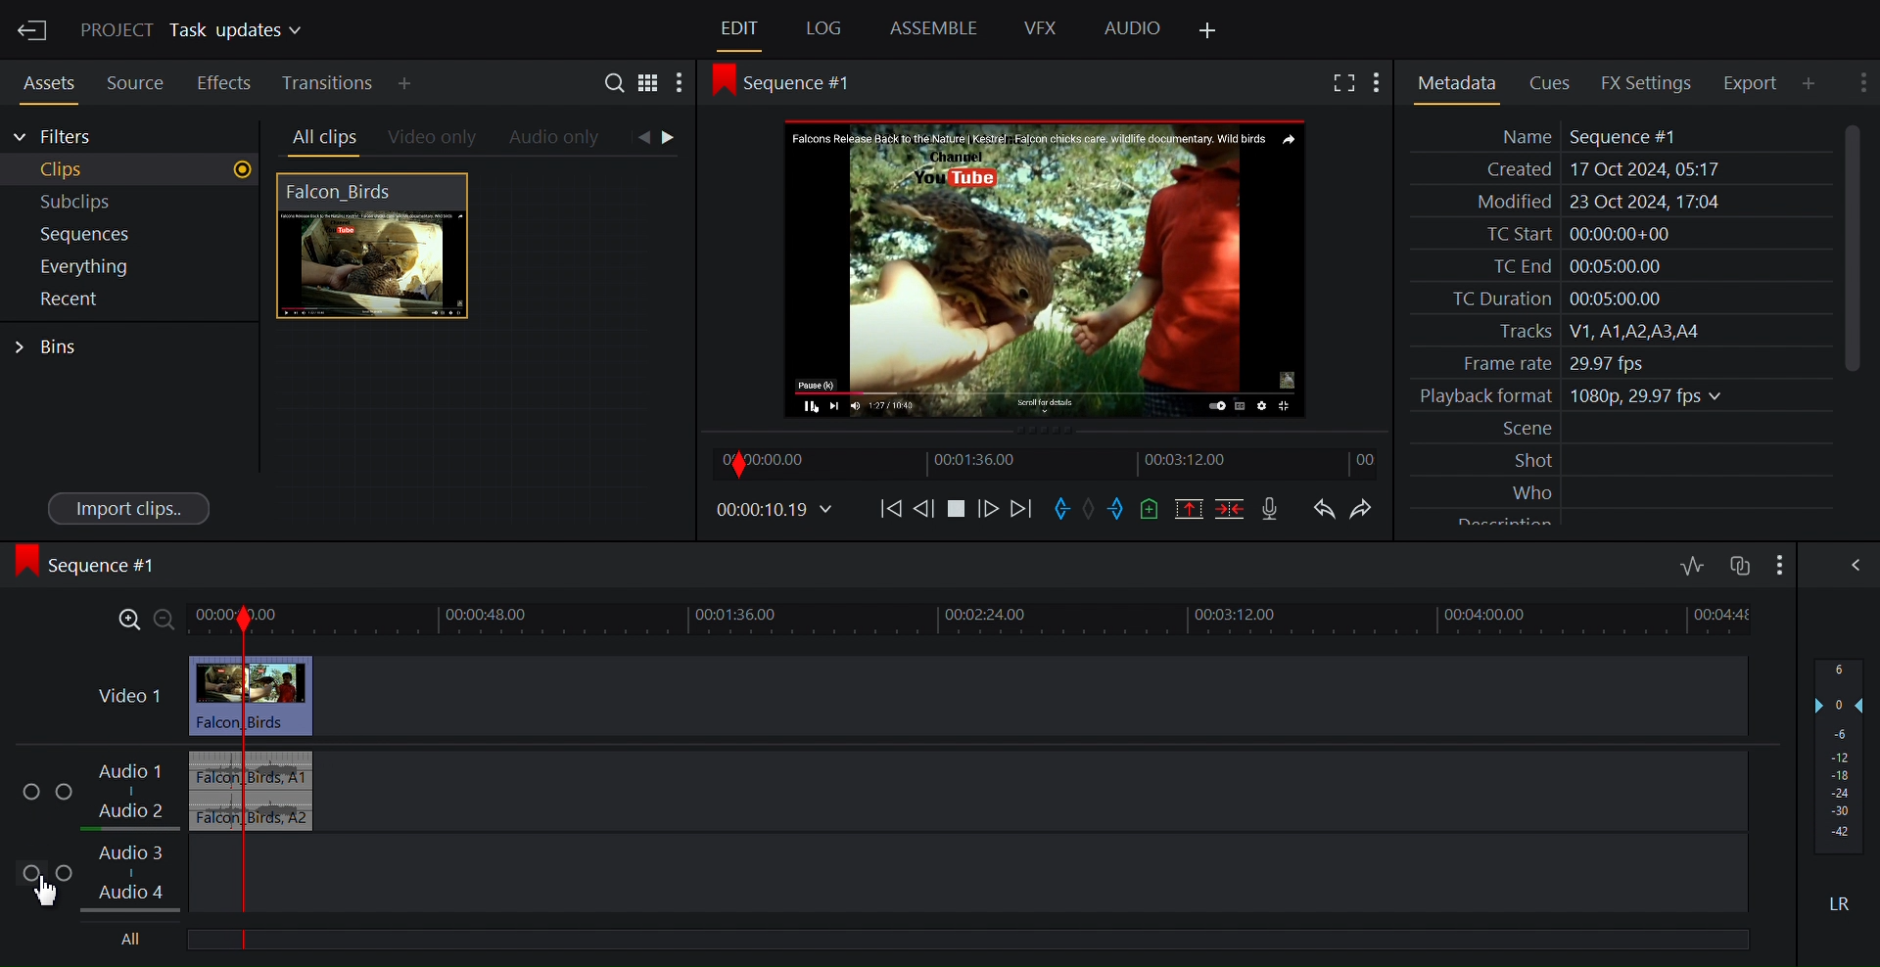 This screenshot has width=1880, height=967. Describe the element at coordinates (669, 137) in the screenshot. I see `Clip to go forward` at that location.